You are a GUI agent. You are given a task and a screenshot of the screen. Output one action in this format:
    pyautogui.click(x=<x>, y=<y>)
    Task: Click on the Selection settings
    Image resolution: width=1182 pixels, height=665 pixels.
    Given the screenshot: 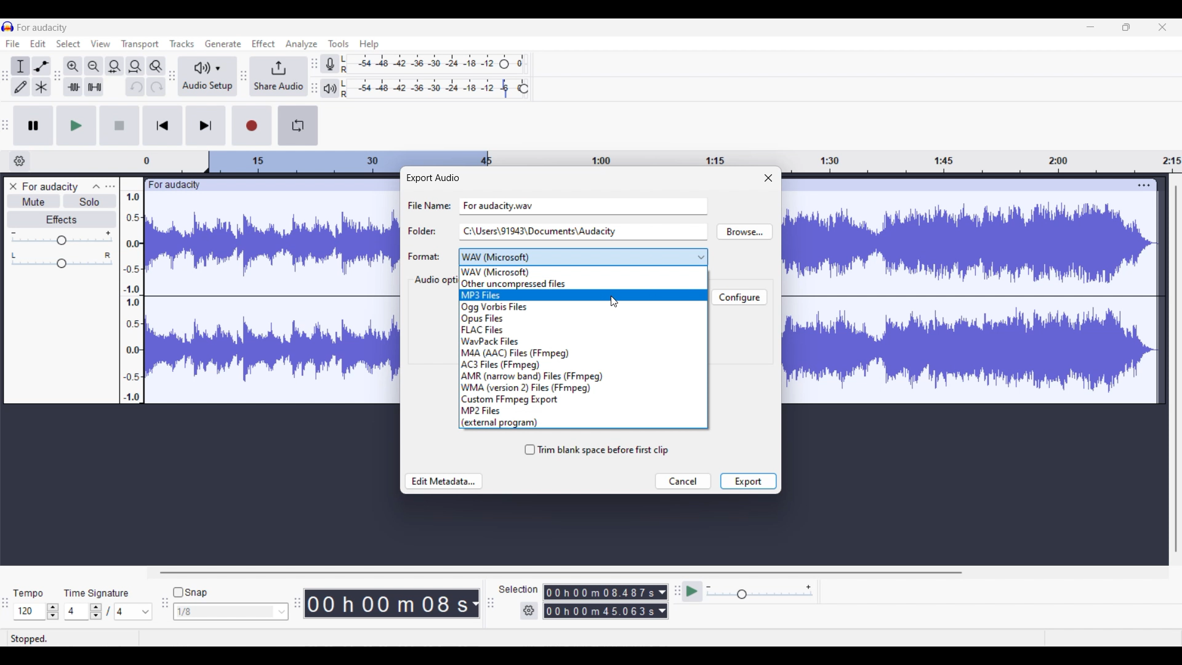 What is the action you would take?
    pyautogui.click(x=529, y=611)
    